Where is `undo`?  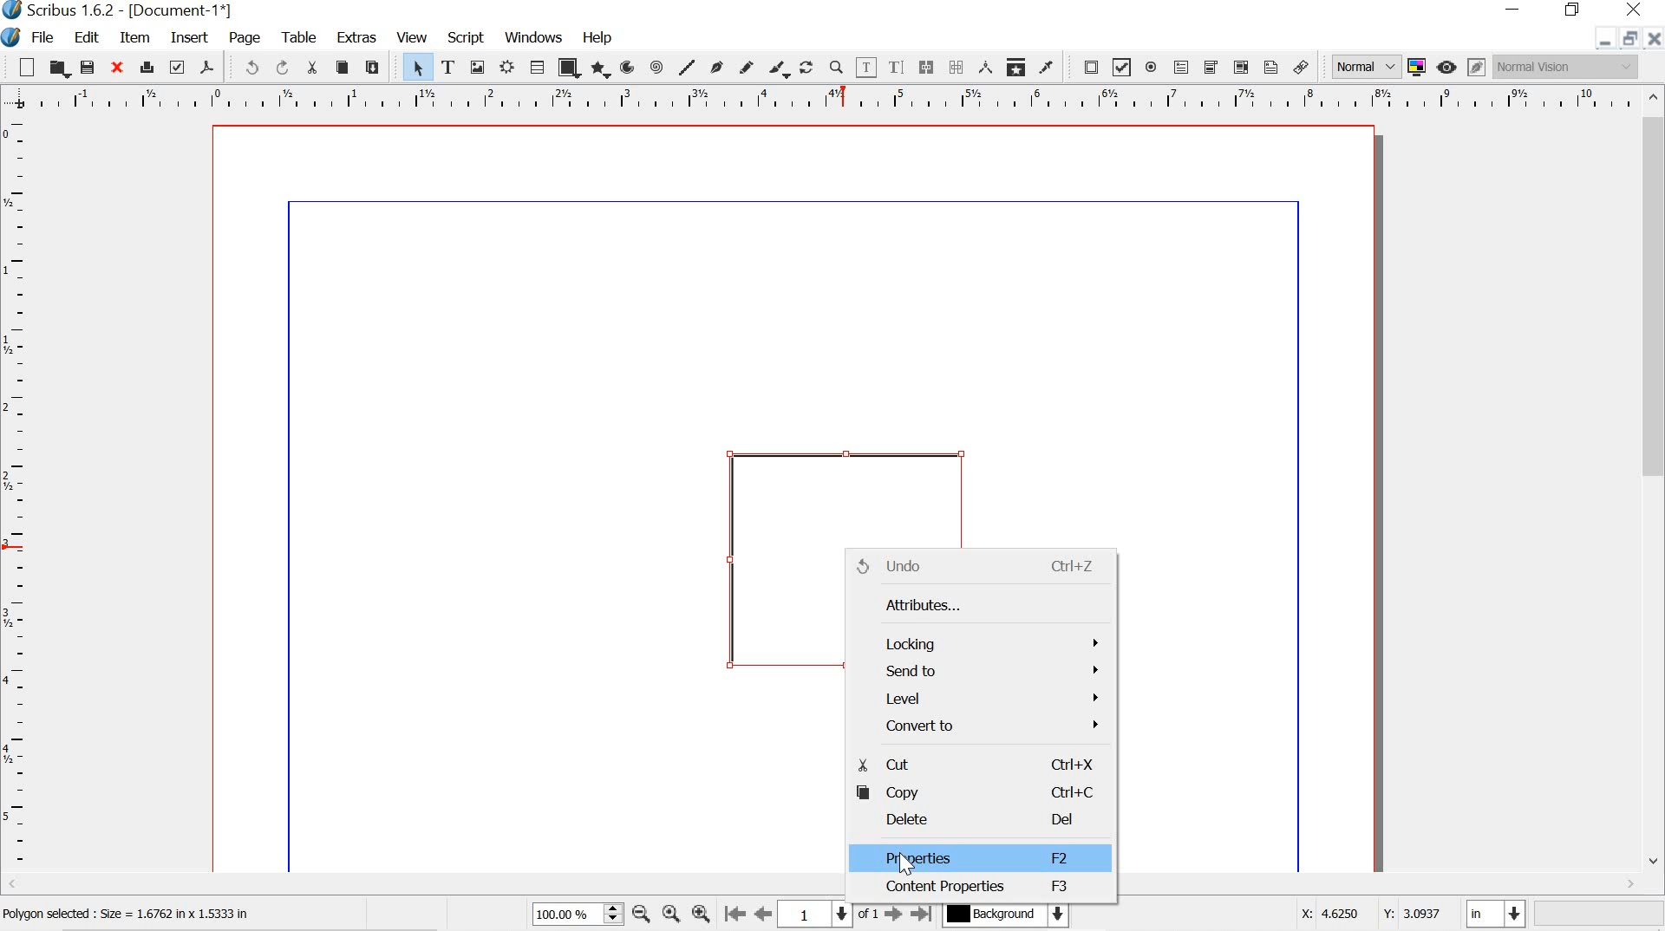 undo is located at coordinates (976, 567).